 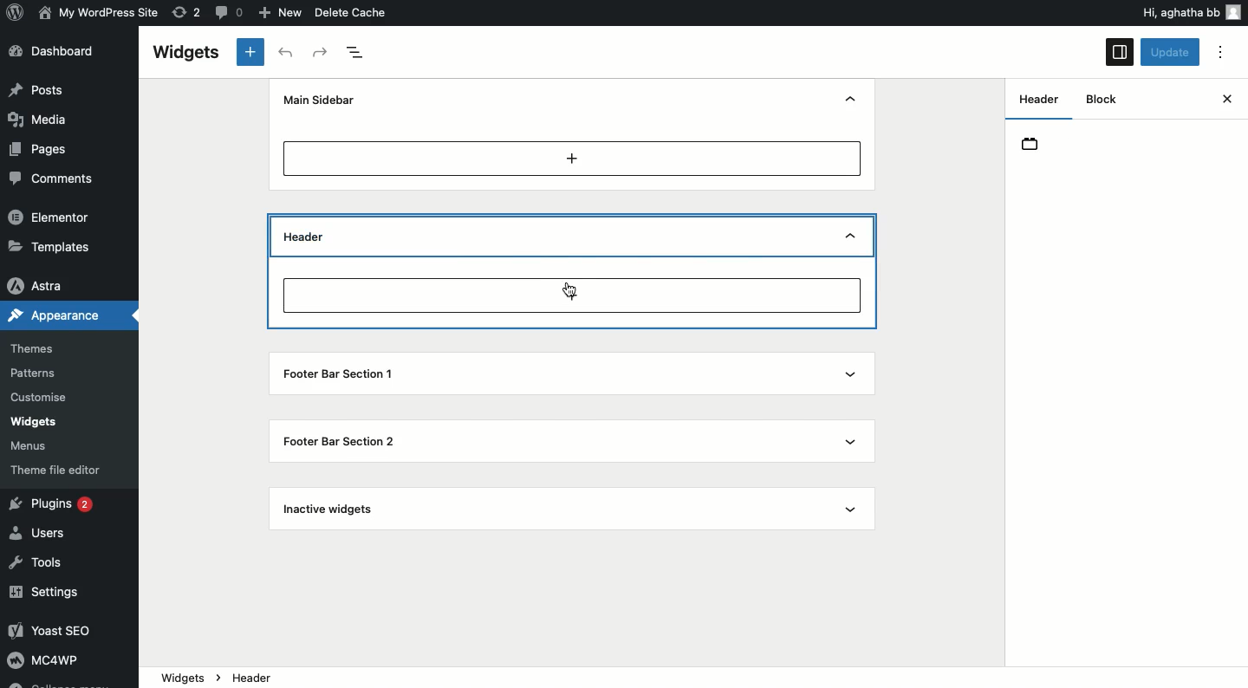 What do you see at coordinates (42, 531) in the screenshot?
I see `Users` at bounding box center [42, 531].